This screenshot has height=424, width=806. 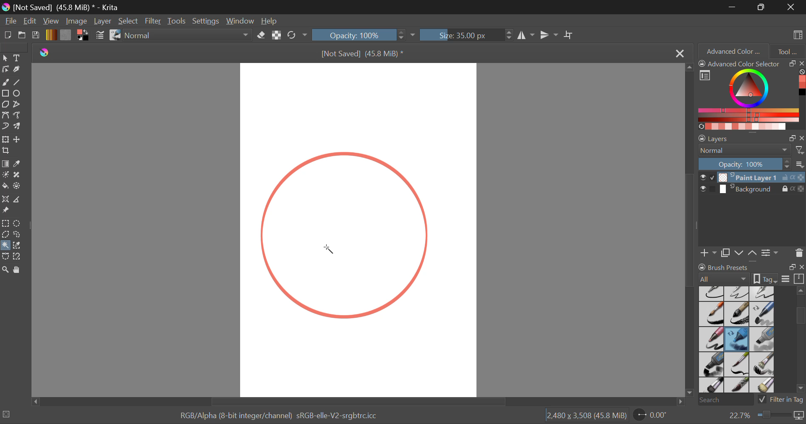 What do you see at coordinates (733, 51) in the screenshot?
I see `Advanced Color Selector Tab Open` at bounding box center [733, 51].